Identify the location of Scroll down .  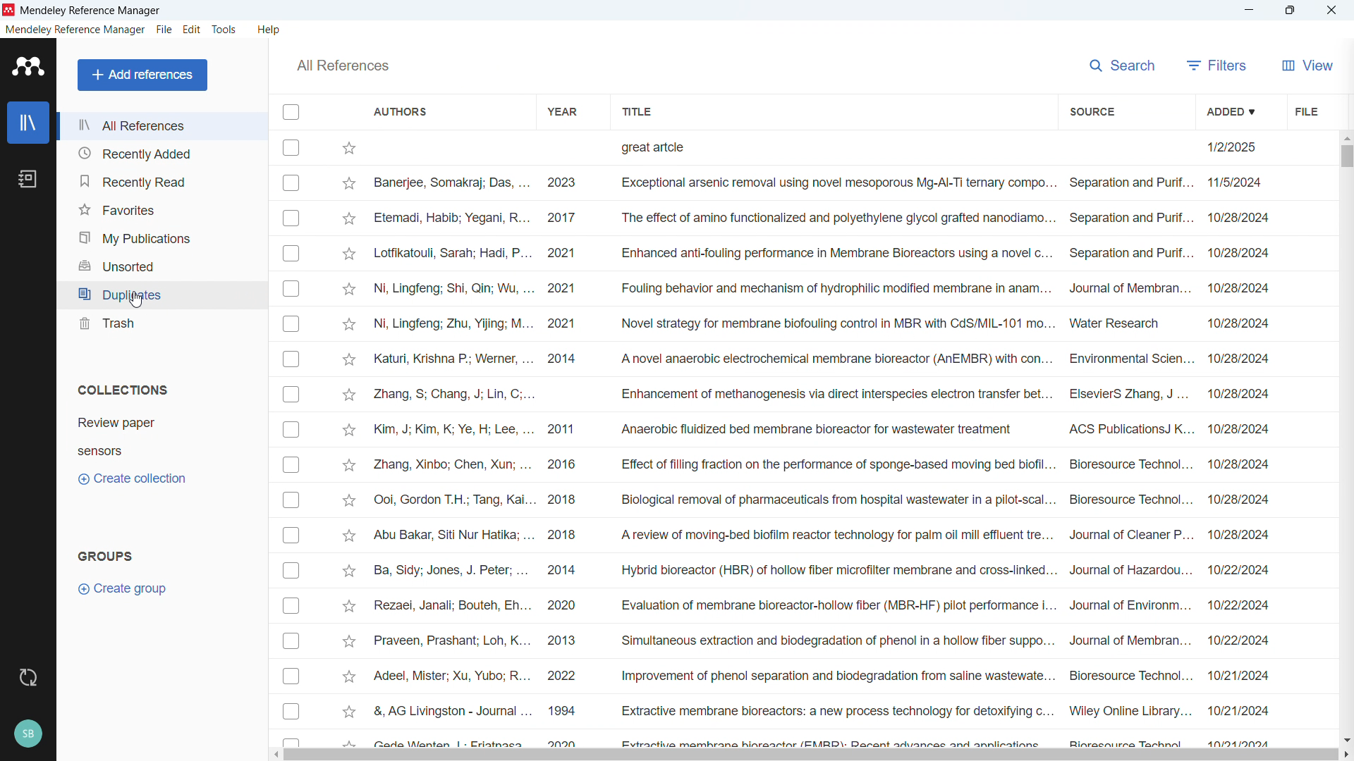
(1343, 739).